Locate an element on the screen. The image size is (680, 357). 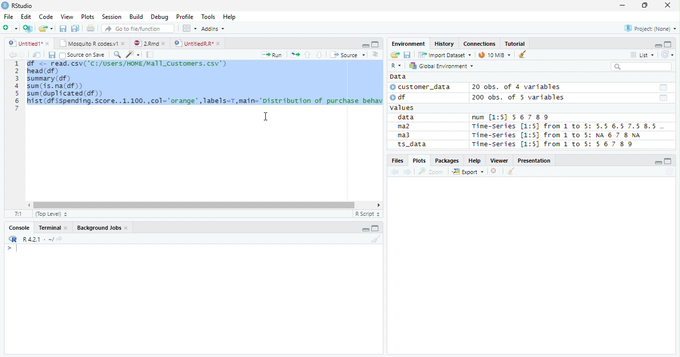
Minimize is located at coordinates (366, 228).